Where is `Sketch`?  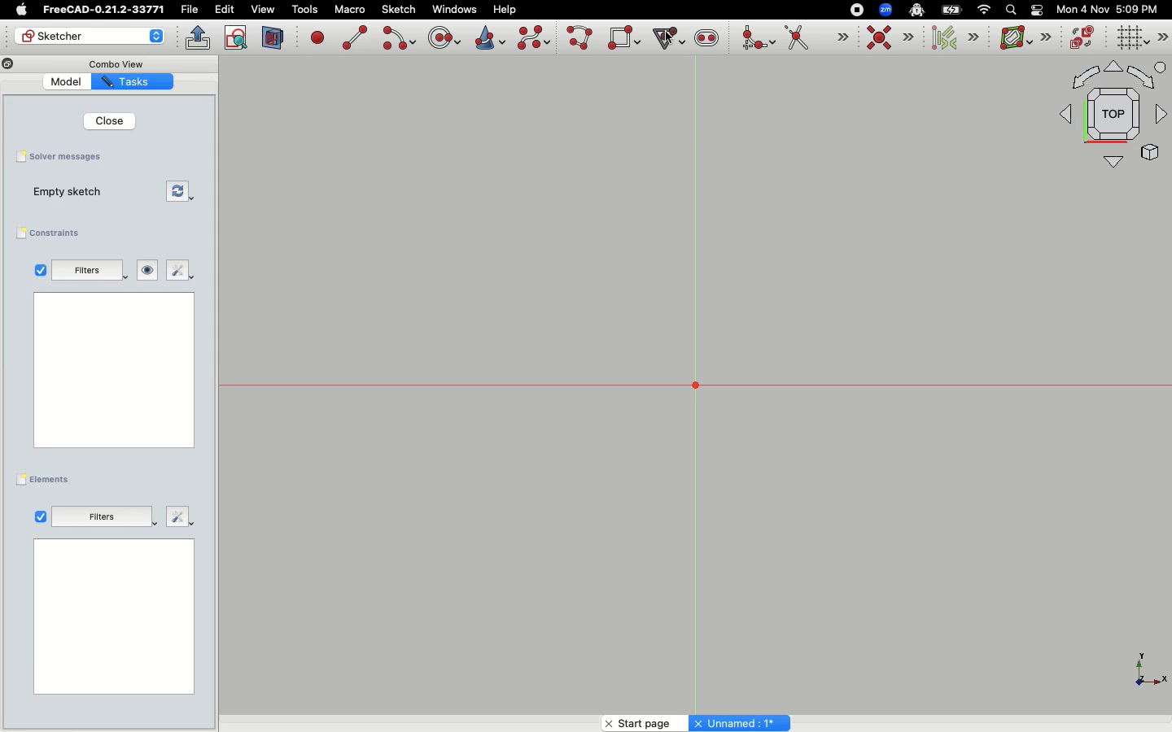
Sketch is located at coordinates (400, 10).